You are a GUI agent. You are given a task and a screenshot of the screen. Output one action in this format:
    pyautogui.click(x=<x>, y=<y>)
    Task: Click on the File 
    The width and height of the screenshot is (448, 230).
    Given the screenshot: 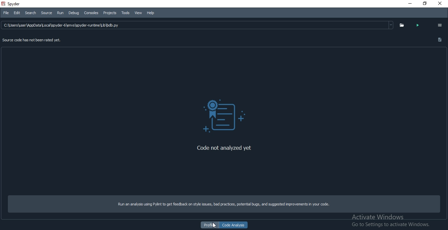 What is the action you would take?
    pyautogui.click(x=5, y=12)
    